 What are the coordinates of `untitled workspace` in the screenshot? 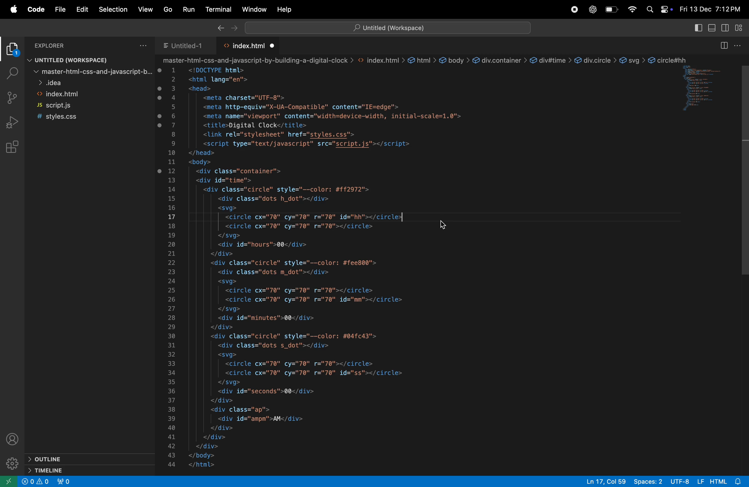 It's located at (65, 60).